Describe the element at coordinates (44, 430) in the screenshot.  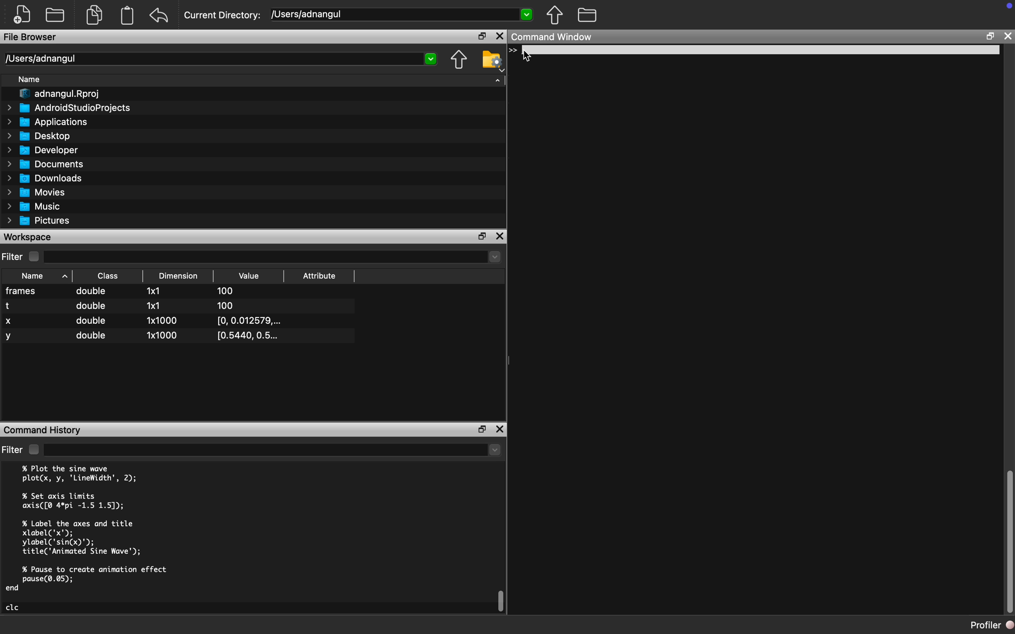
I see `Command History` at that location.